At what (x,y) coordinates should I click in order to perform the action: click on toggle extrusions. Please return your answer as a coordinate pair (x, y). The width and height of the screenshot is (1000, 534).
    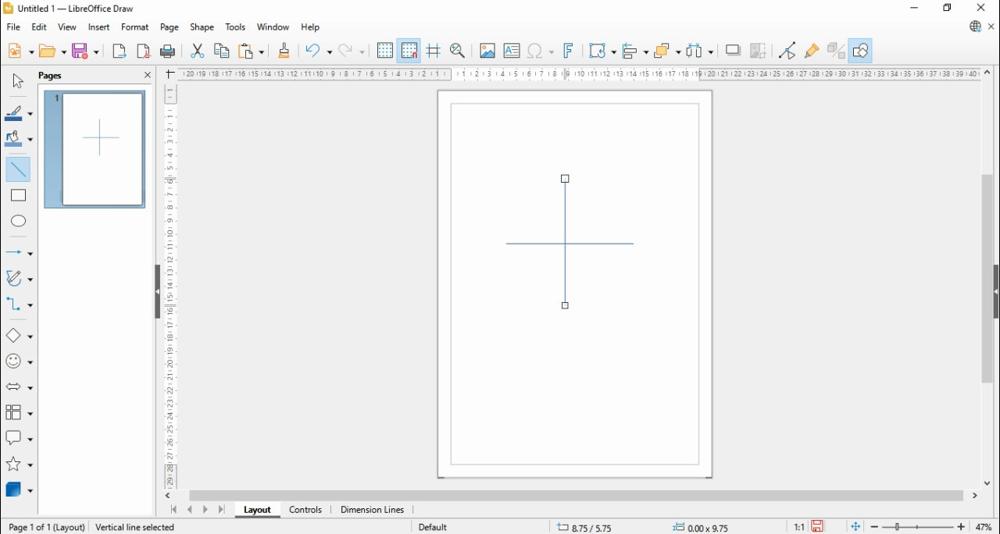
    Looking at the image, I should click on (835, 50).